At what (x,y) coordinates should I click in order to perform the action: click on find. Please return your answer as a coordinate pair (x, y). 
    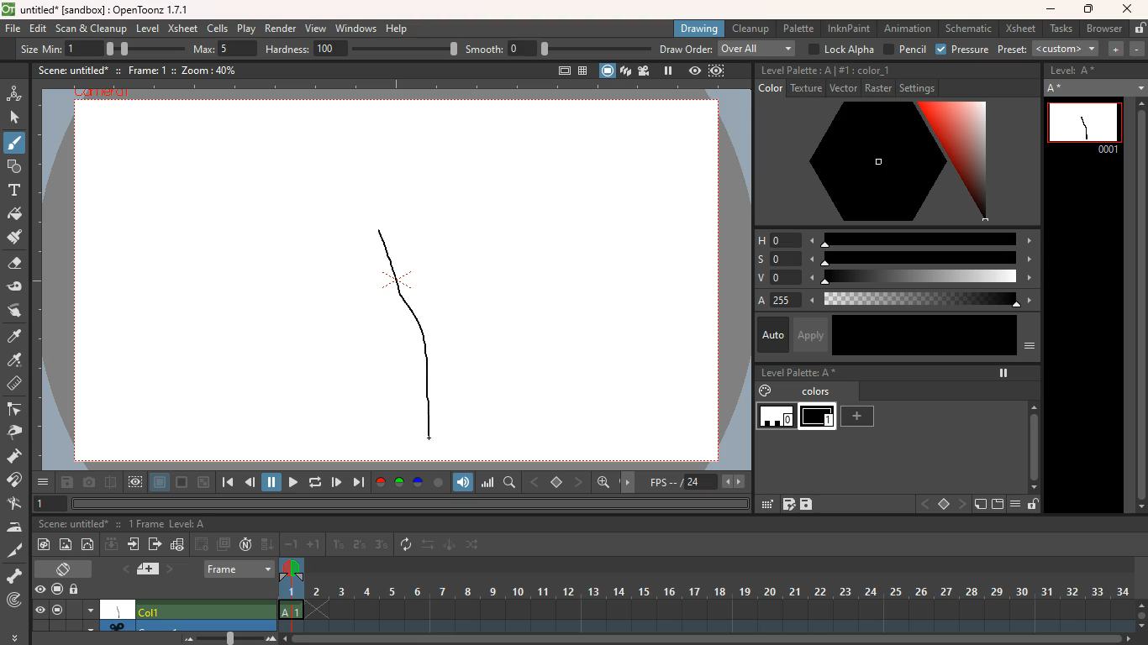
    Looking at the image, I should click on (605, 485).